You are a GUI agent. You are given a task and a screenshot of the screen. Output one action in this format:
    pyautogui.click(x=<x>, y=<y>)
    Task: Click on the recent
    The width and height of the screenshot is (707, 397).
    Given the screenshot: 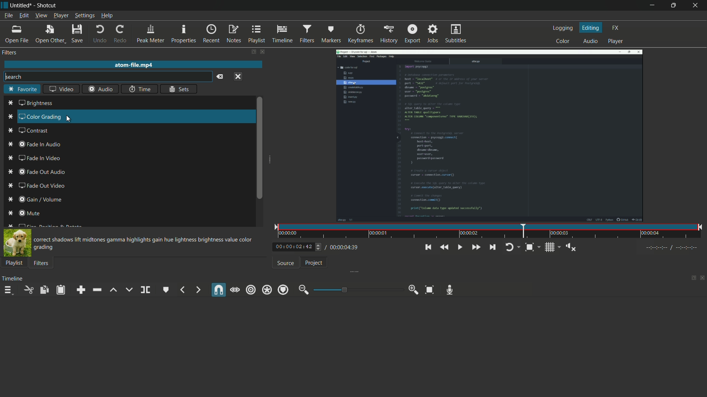 What is the action you would take?
    pyautogui.click(x=211, y=34)
    